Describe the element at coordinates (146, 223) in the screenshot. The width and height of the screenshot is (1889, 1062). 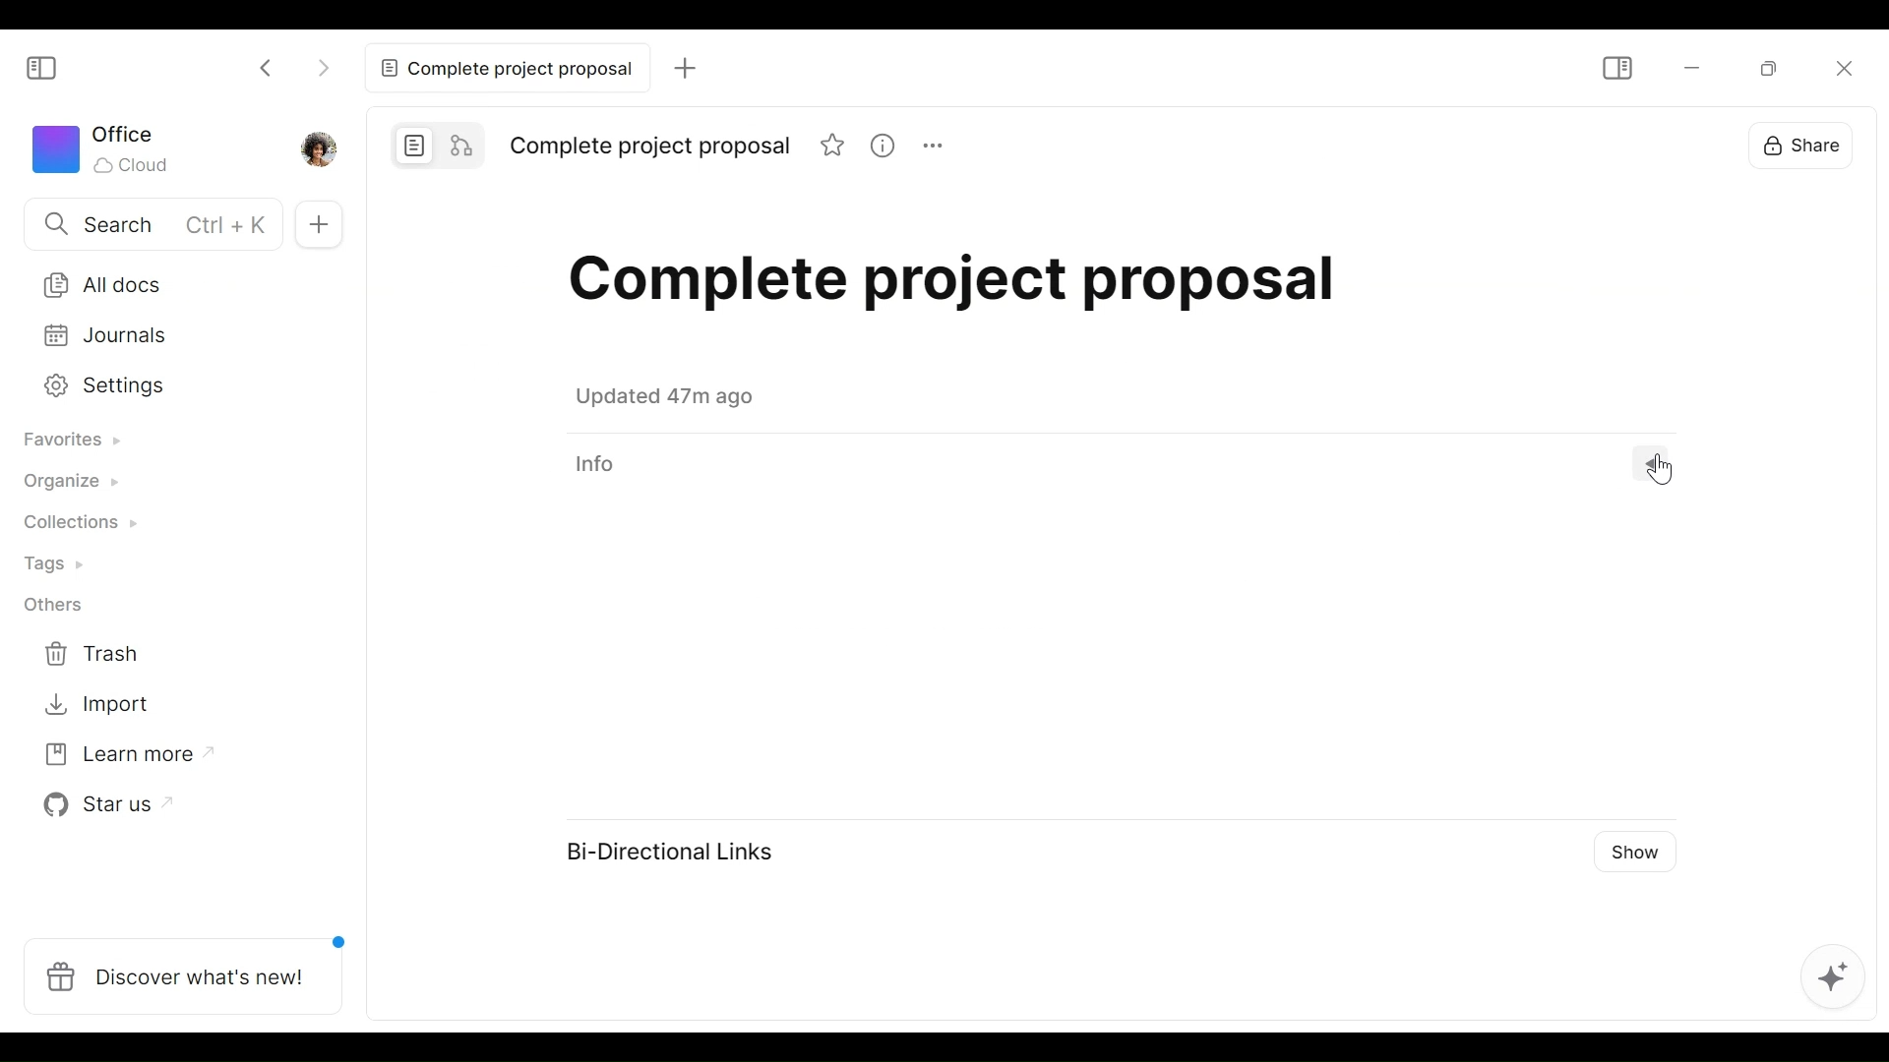
I see `Search` at that location.